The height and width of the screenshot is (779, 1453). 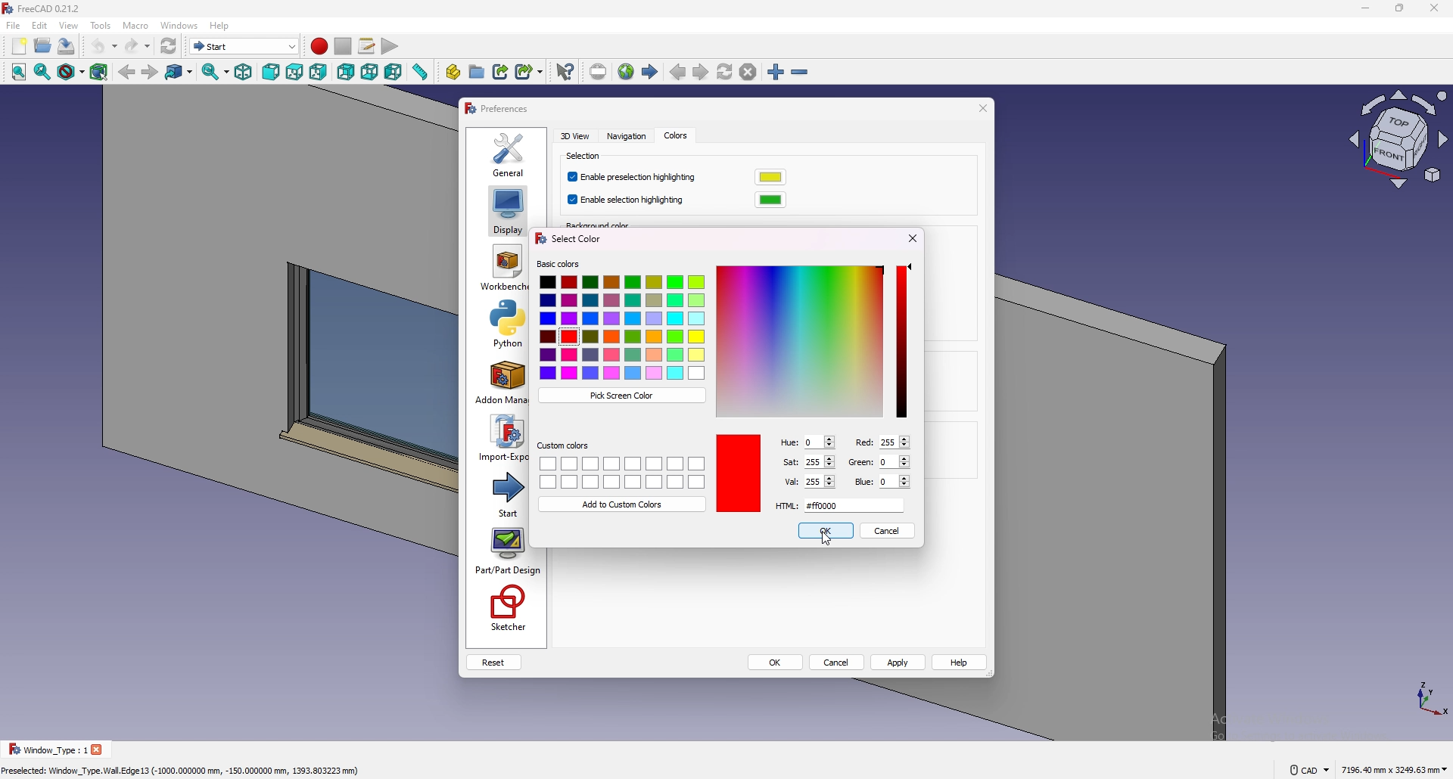 I want to click on preferences, so click(x=498, y=109).